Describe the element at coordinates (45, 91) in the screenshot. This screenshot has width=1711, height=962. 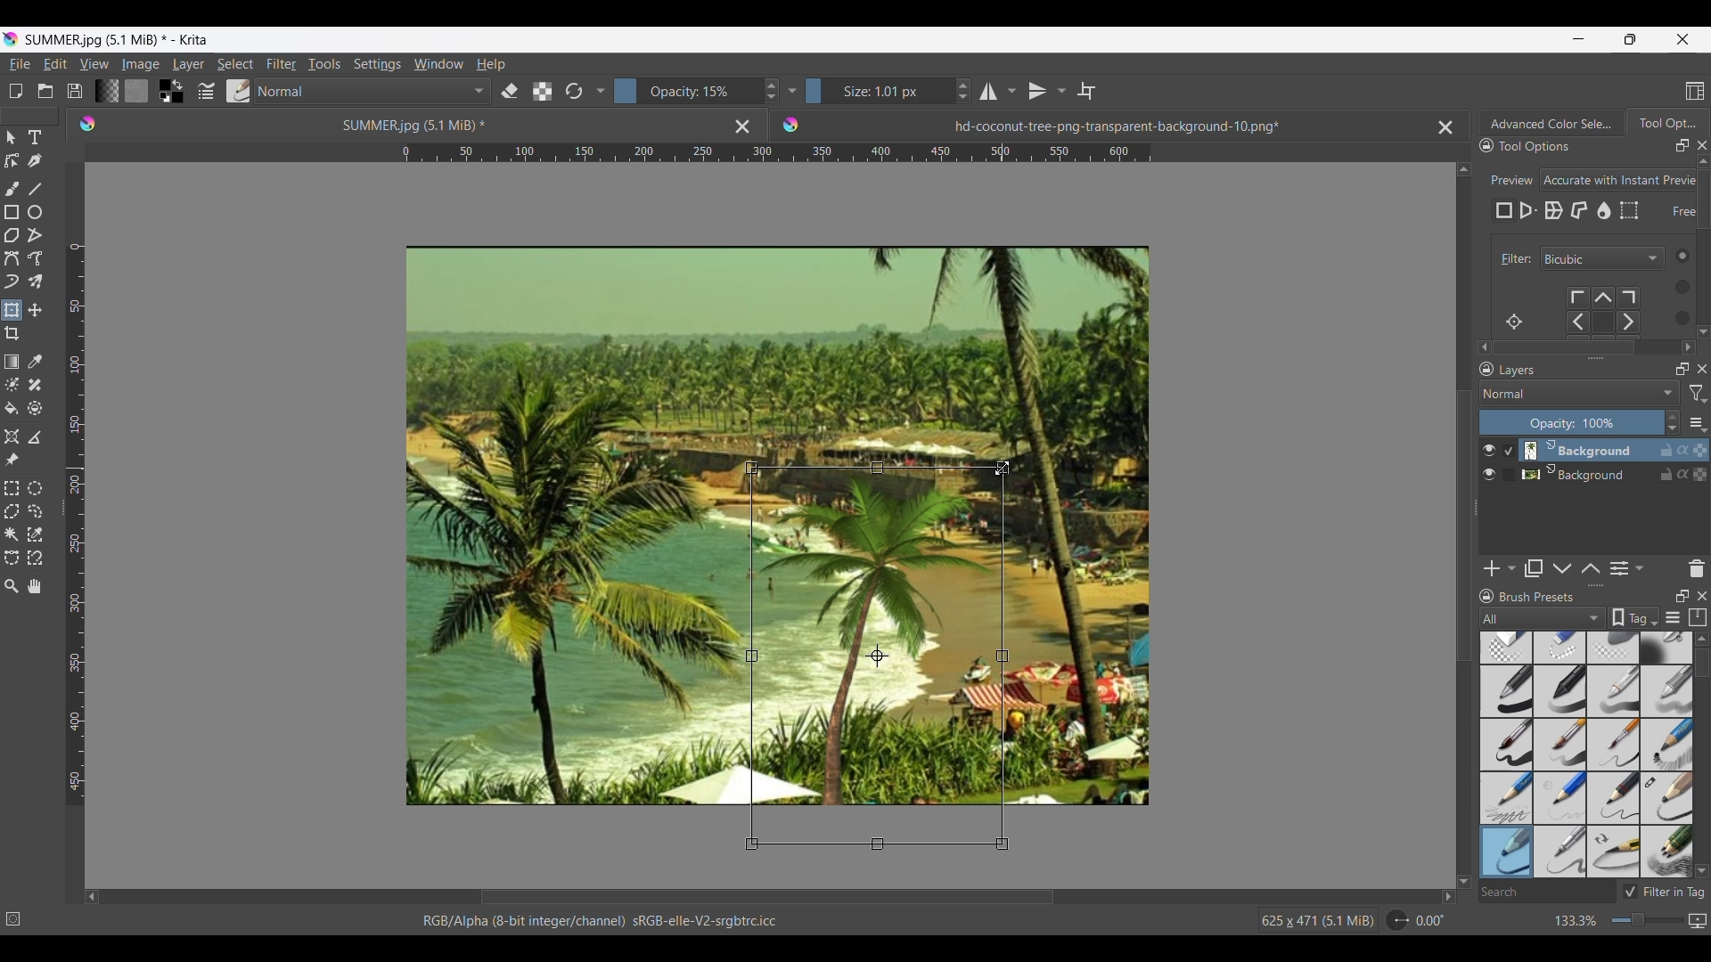
I see `Open an existing document` at that location.